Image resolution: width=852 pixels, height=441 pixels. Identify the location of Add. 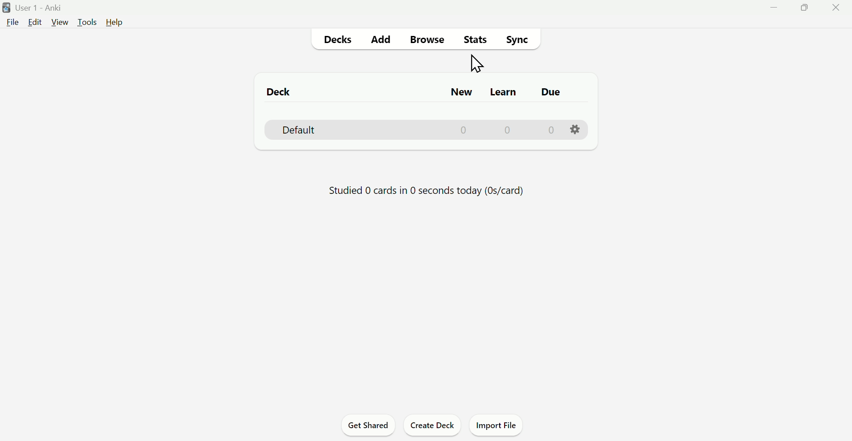
(380, 39).